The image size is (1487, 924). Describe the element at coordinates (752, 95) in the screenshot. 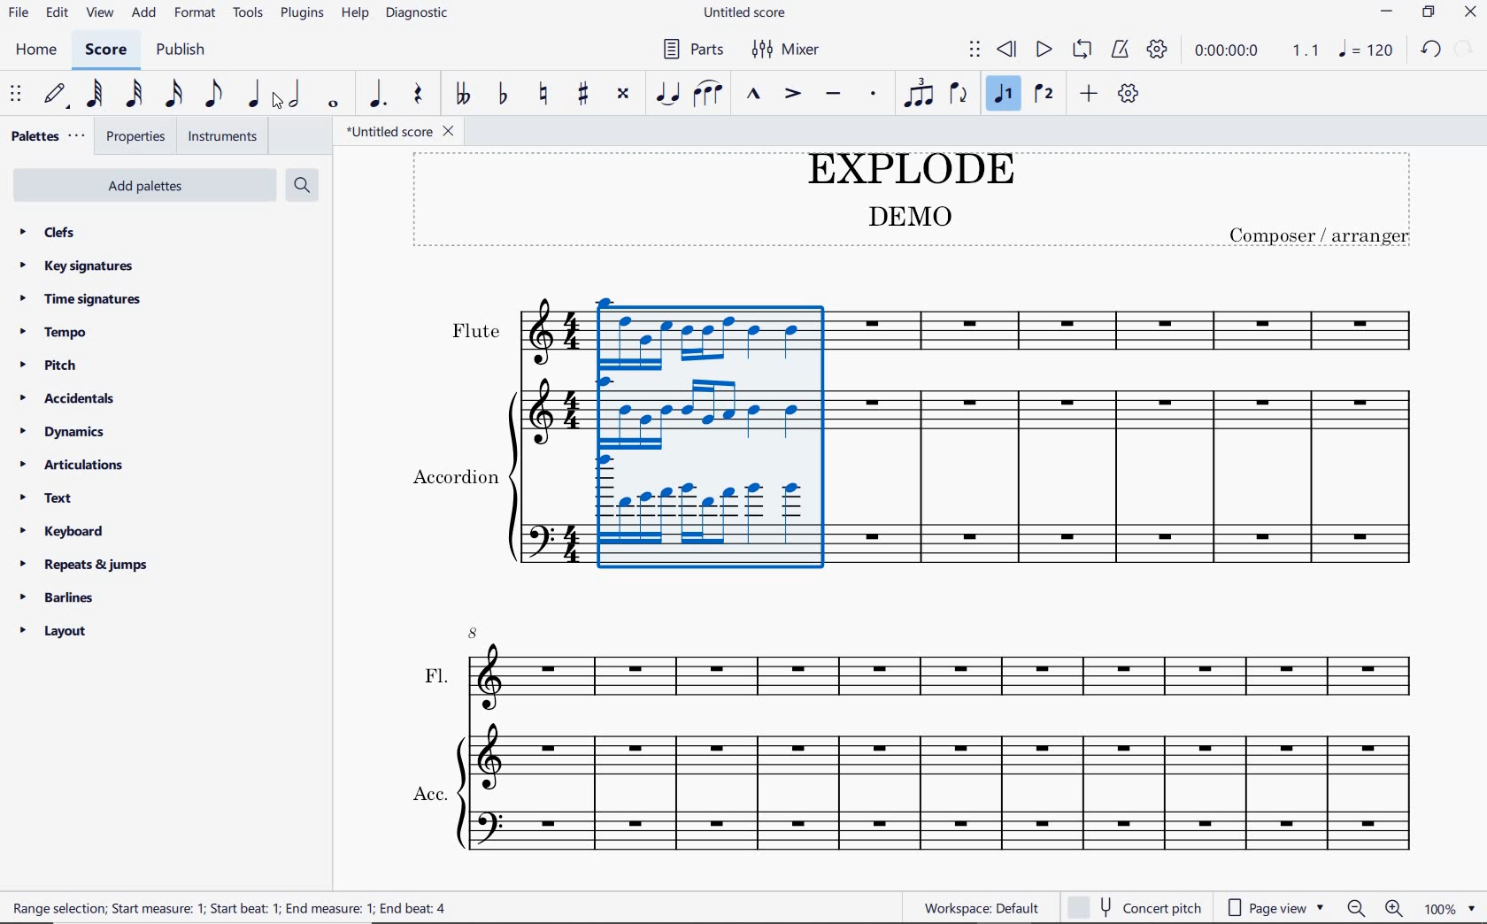

I see `marcato` at that location.